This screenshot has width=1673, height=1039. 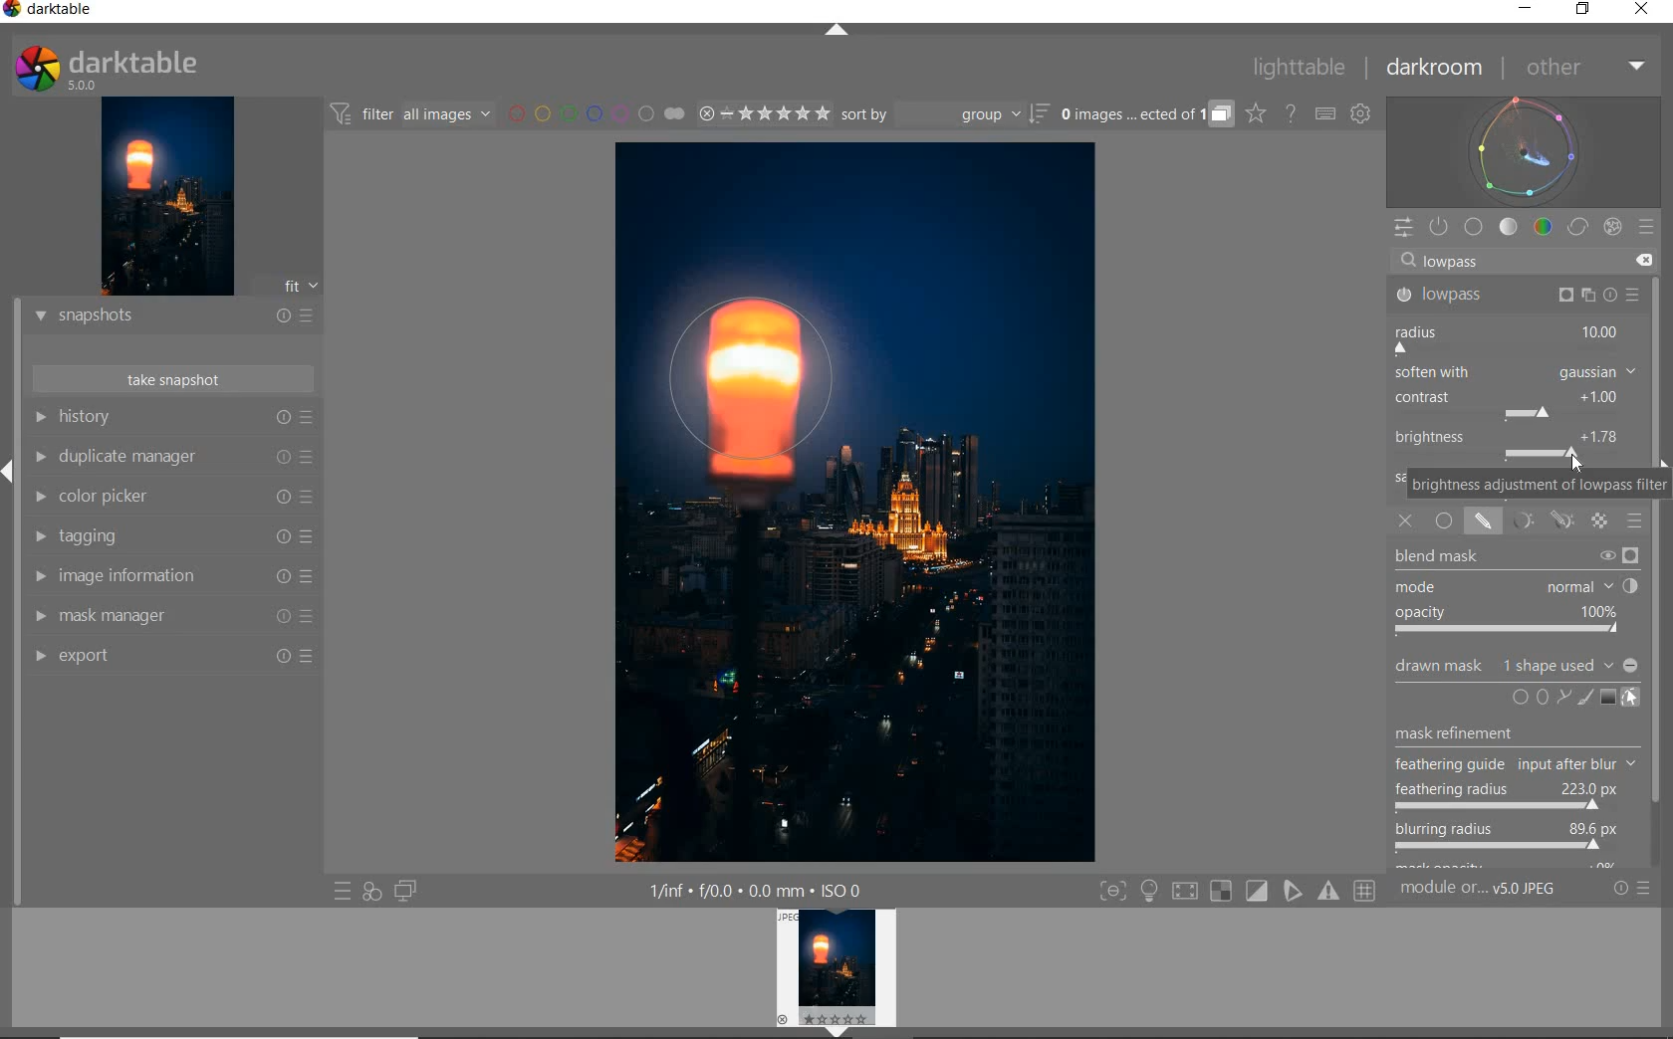 I want to click on PRESETS, so click(x=1648, y=229).